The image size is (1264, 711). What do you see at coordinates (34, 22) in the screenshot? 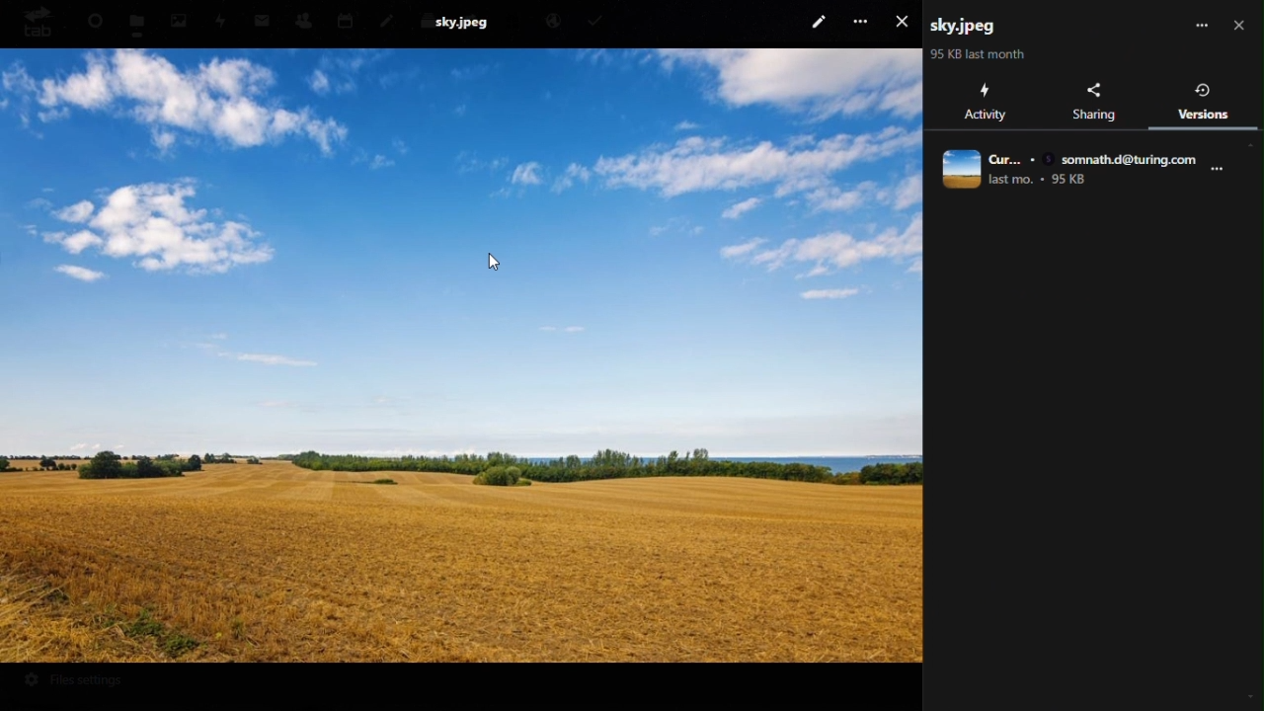
I see `tab` at bounding box center [34, 22].